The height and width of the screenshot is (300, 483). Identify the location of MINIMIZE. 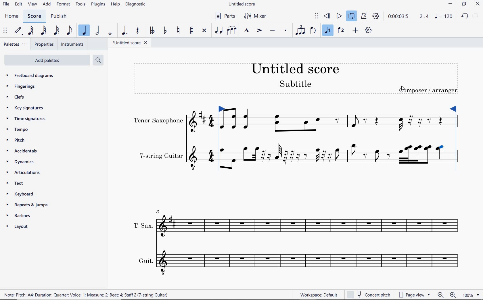
(452, 4).